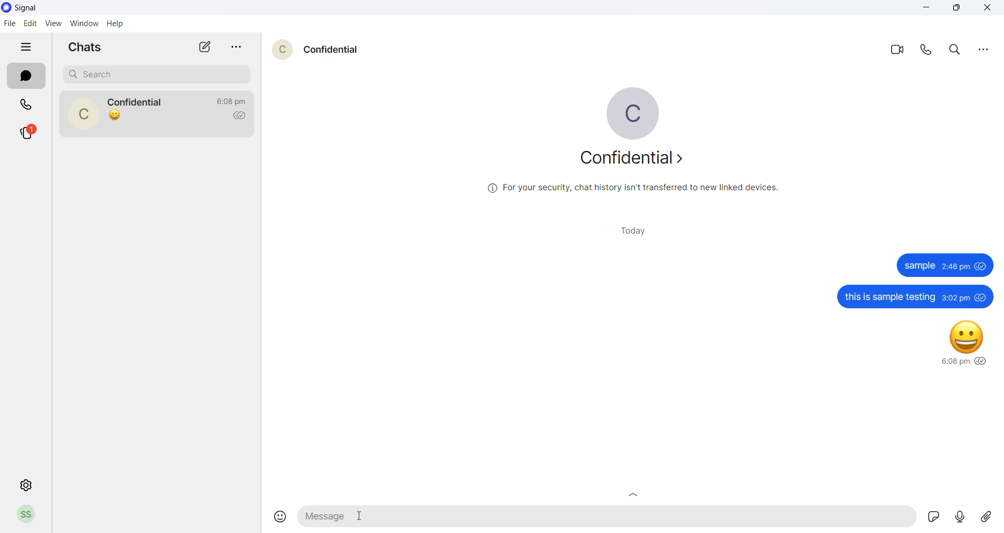 This screenshot has height=533, width=1004. Describe the element at coordinates (901, 52) in the screenshot. I see `video call` at that location.